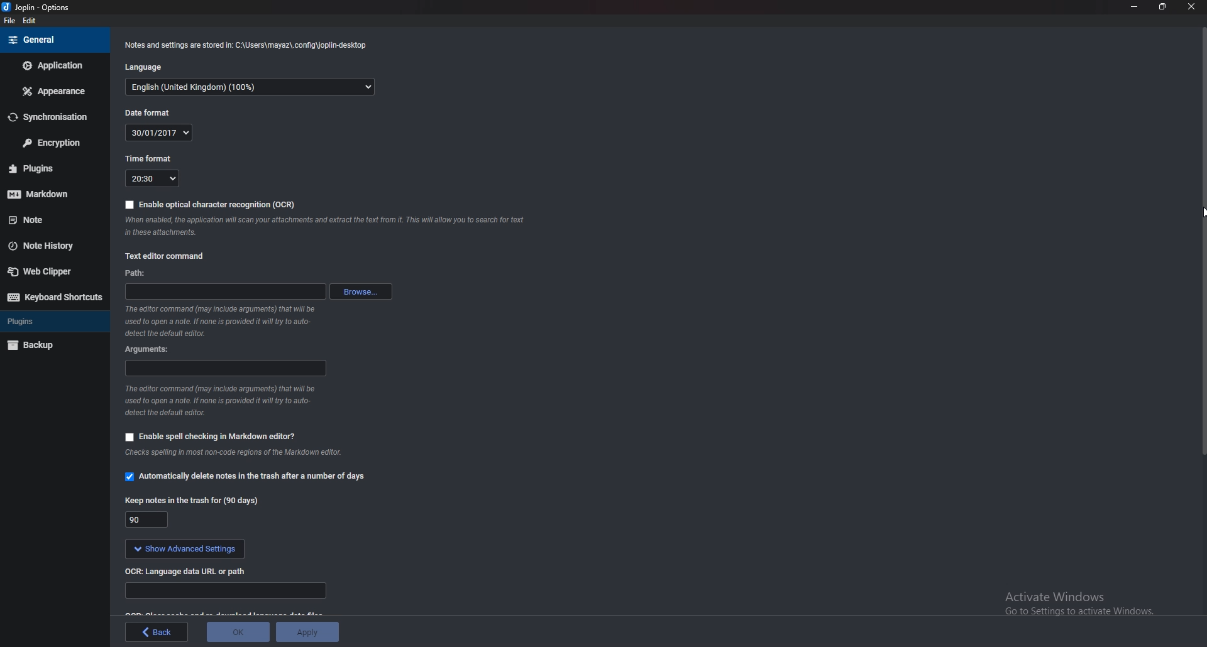 The width and height of the screenshot is (1207, 647). What do you see at coordinates (239, 631) in the screenshot?
I see `ok` at bounding box center [239, 631].